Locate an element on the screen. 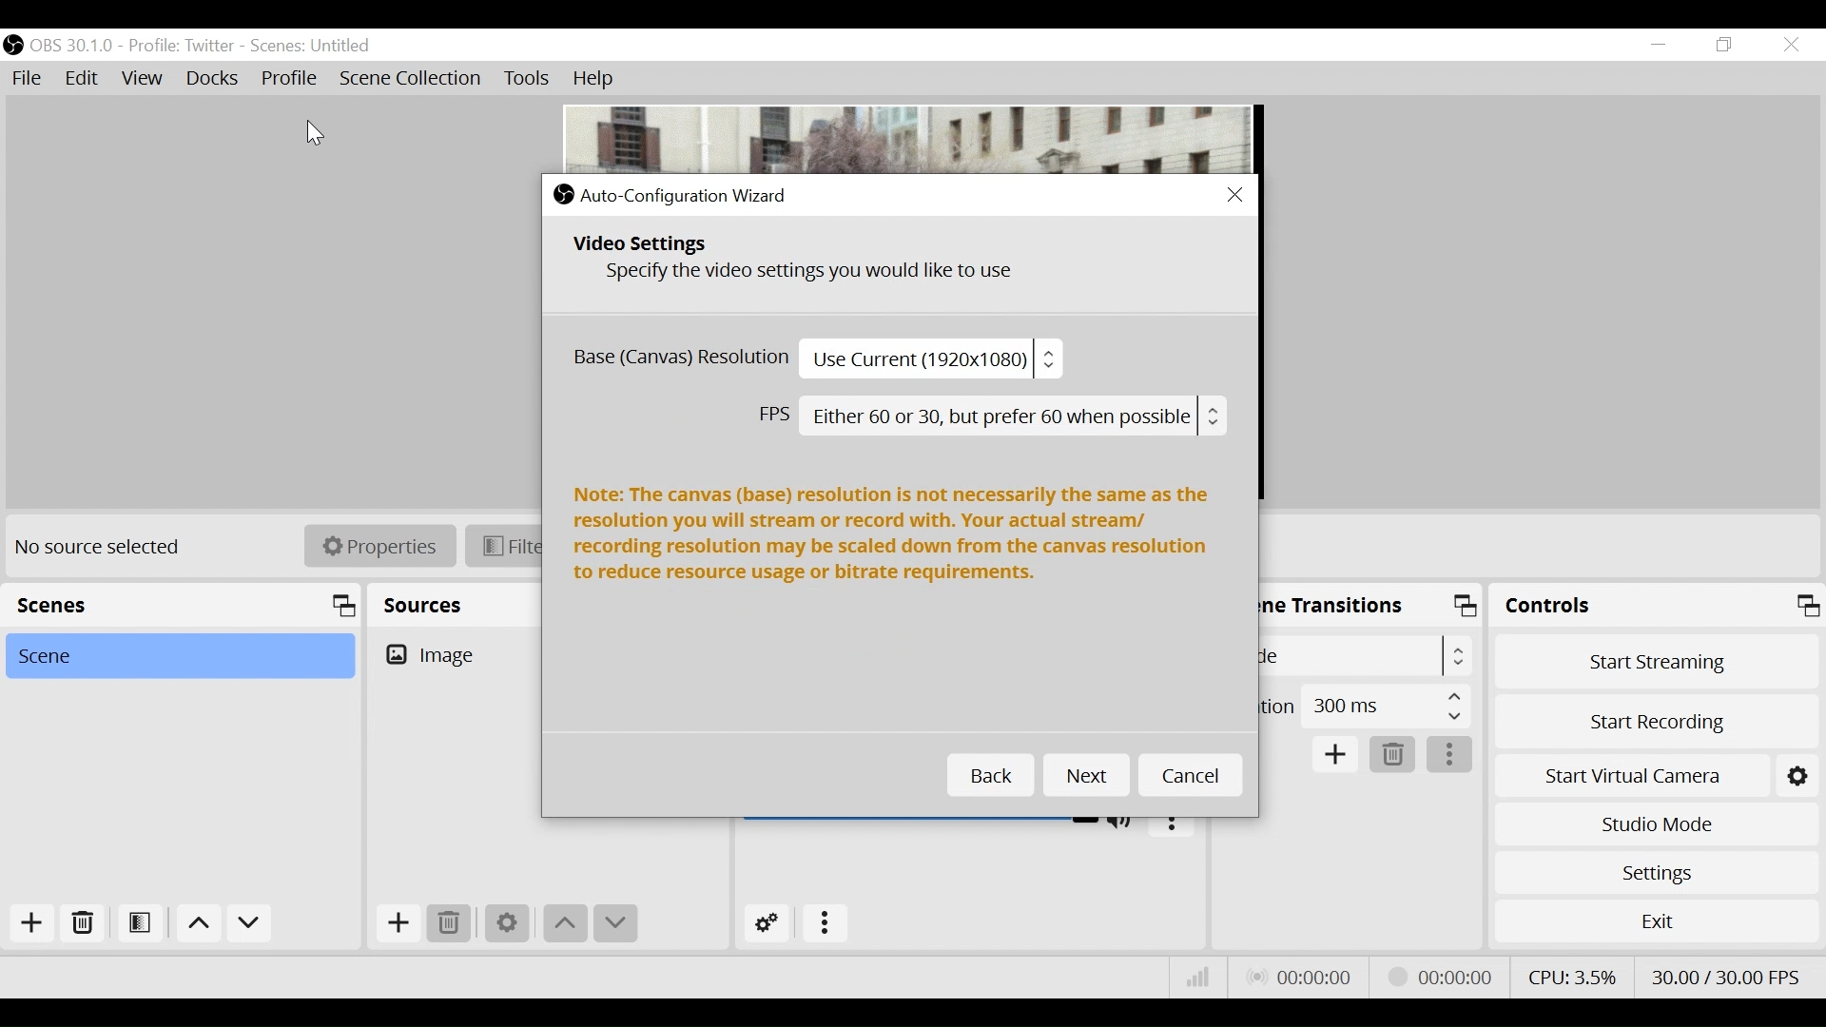  Move up is located at coordinates (564, 923).